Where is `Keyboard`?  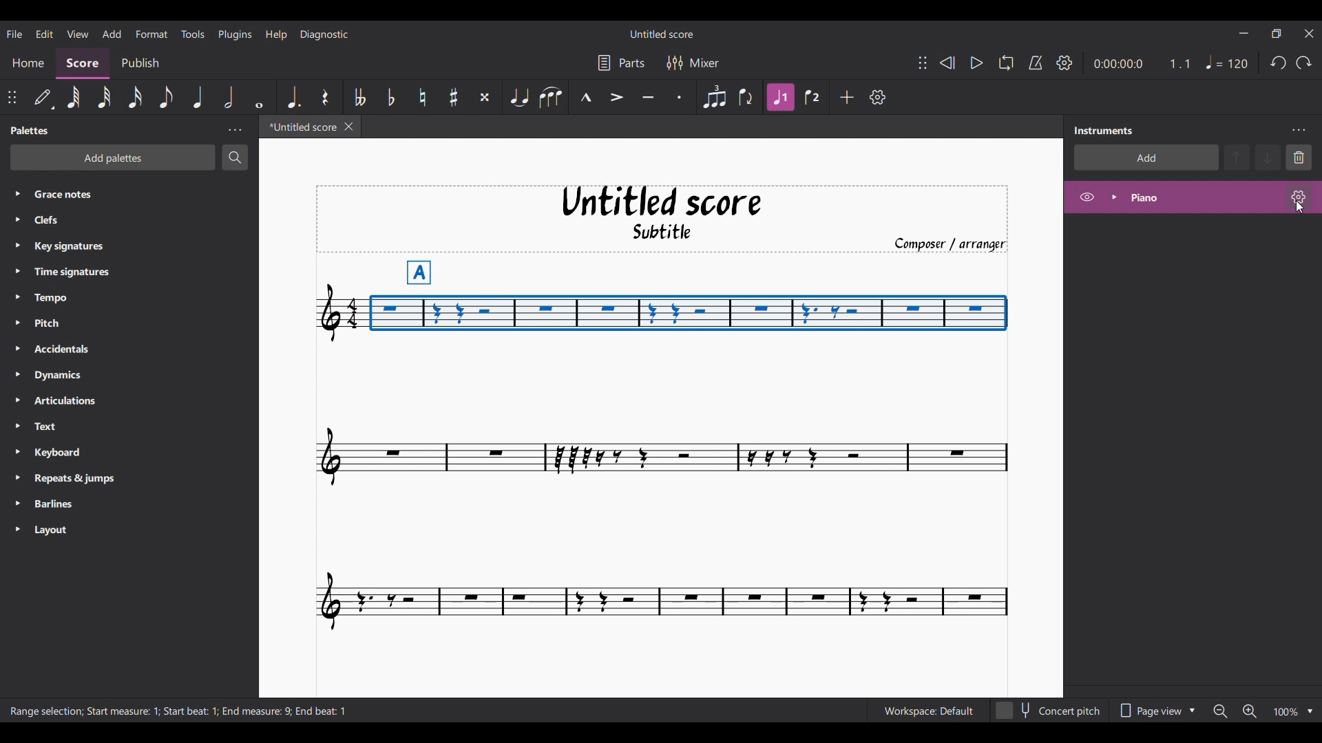
Keyboard is located at coordinates (74, 454).